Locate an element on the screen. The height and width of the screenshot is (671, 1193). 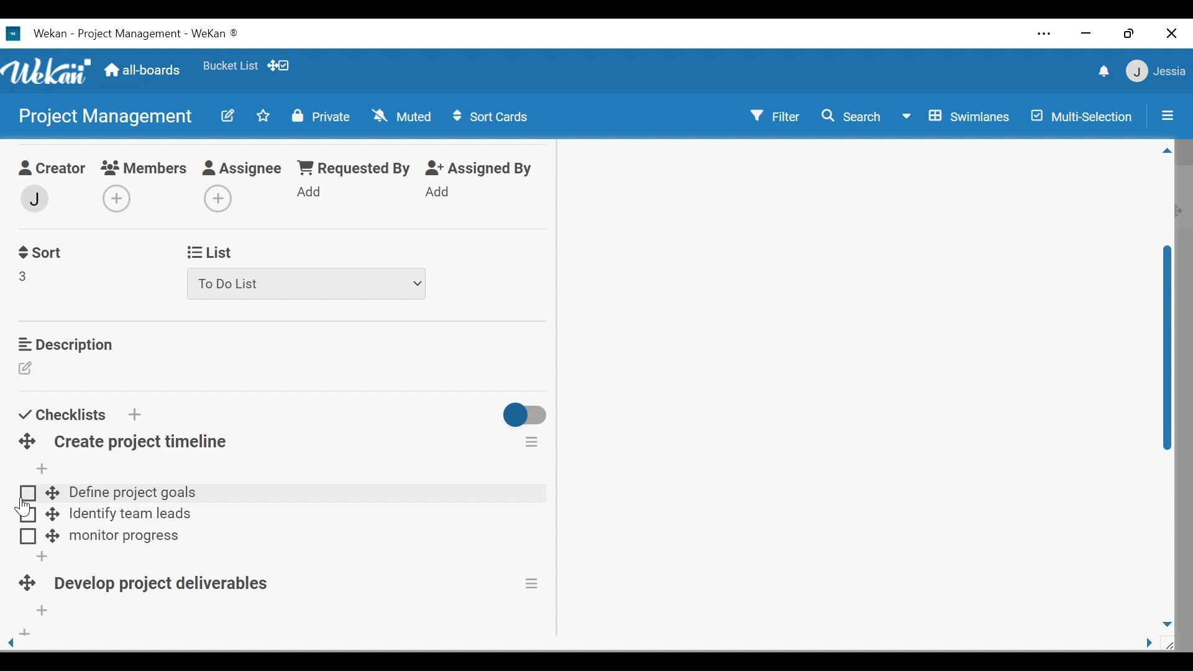
Board name is located at coordinates (104, 116).